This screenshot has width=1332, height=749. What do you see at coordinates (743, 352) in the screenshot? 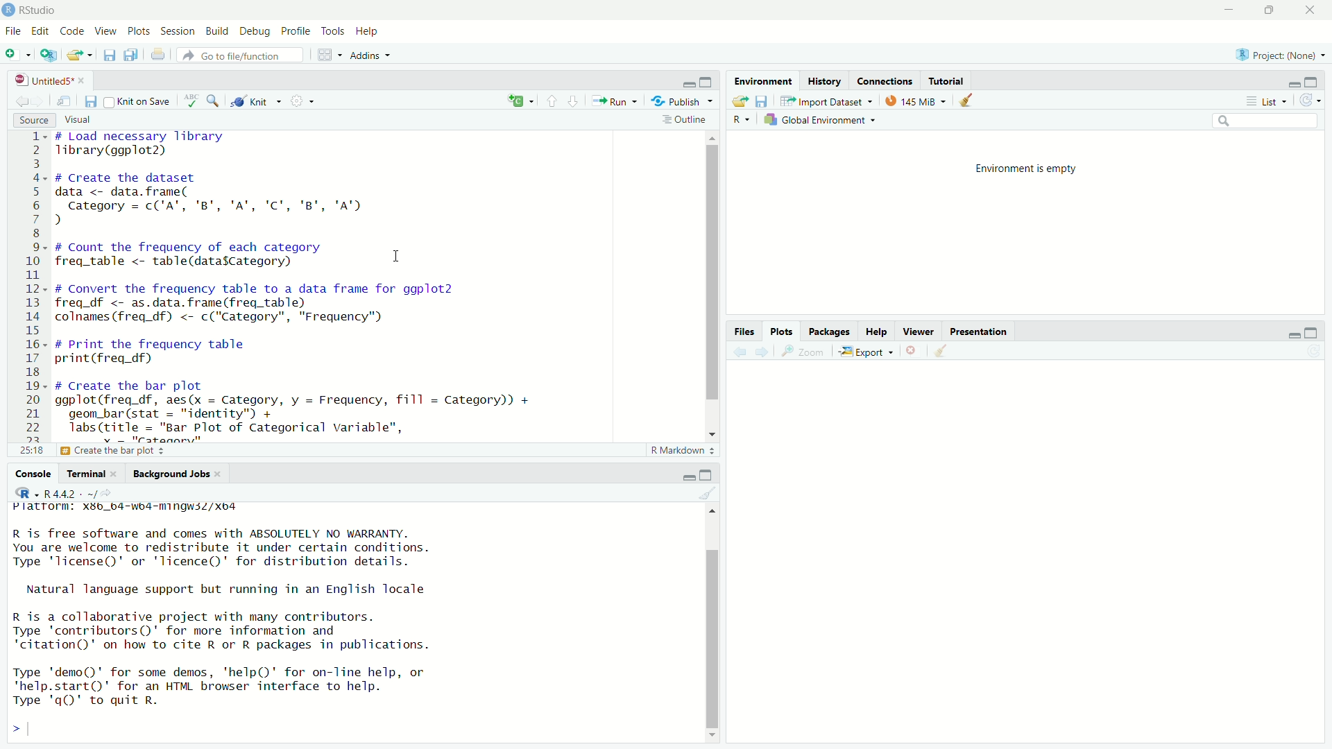
I see `back` at bounding box center [743, 352].